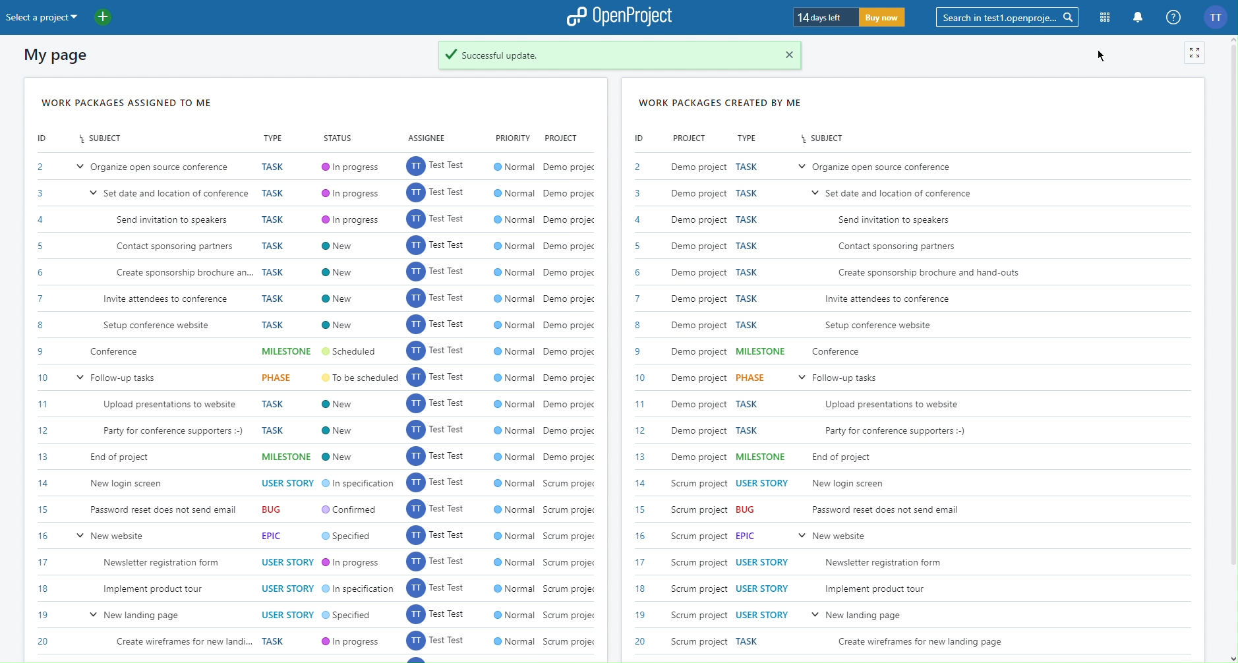 The image size is (1238, 663). What do you see at coordinates (340, 428) in the screenshot?
I see `New` at bounding box center [340, 428].